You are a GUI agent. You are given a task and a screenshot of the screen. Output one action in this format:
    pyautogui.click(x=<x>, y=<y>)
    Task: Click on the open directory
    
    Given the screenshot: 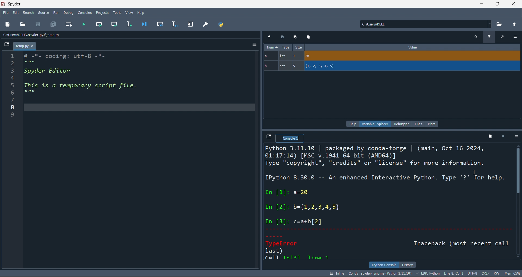 What is the action you would take?
    pyautogui.click(x=500, y=24)
    